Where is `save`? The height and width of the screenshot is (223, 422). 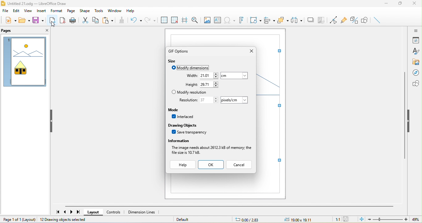 save is located at coordinates (37, 20).